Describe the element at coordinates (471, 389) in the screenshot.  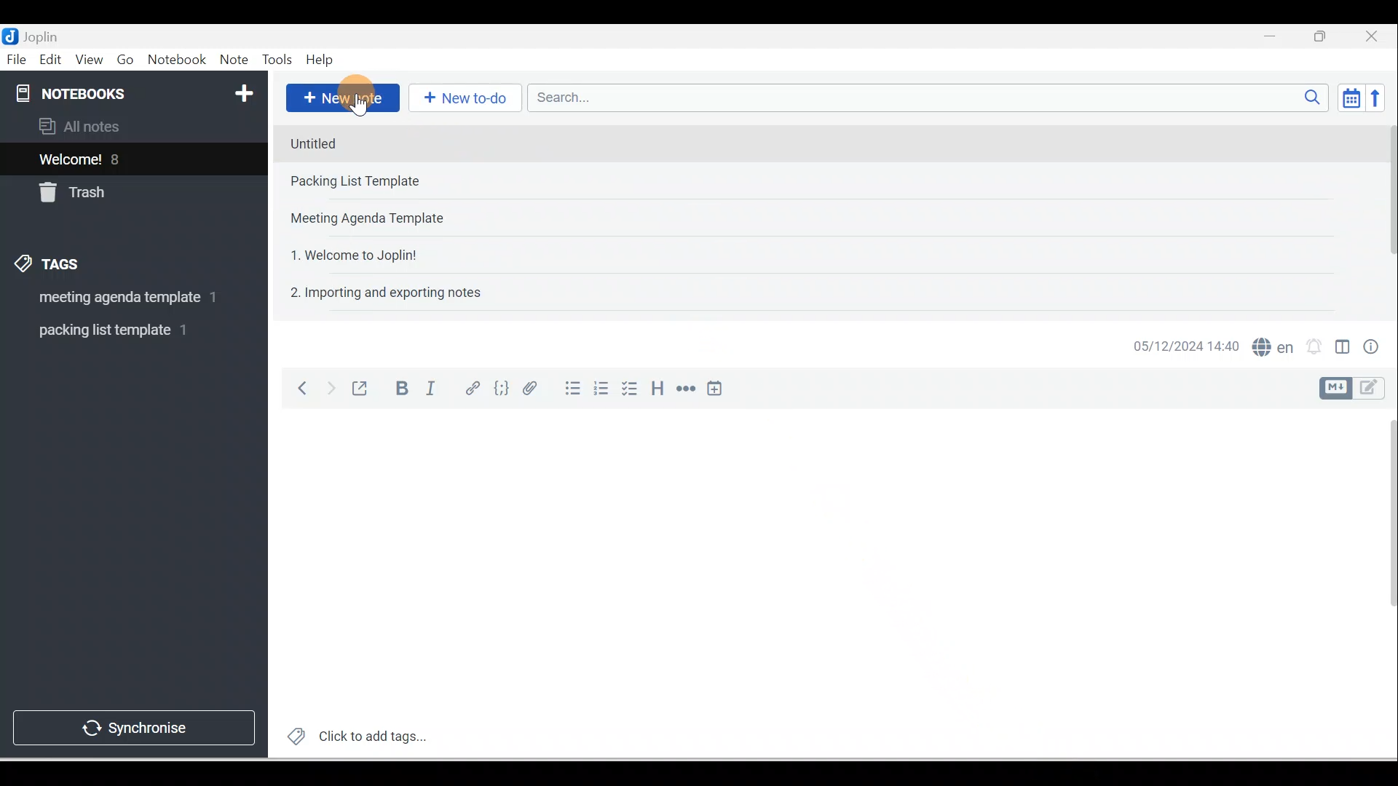
I see `Hyperlink` at that location.